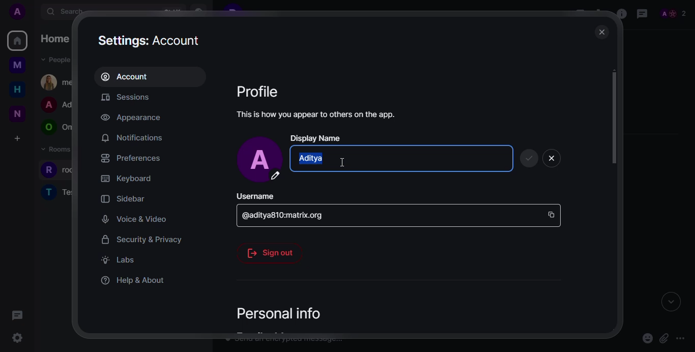 The image size is (695, 352). What do you see at coordinates (255, 196) in the screenshot?
I see `username` at bounding box center [255, 196].